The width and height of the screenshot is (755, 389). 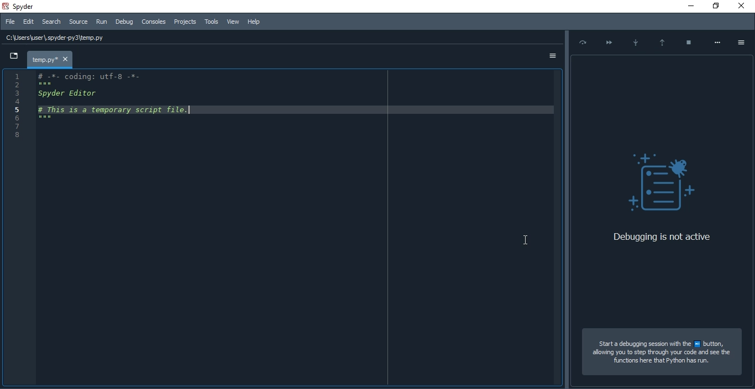 What do you see at coordinates (14, 56) in the screenshot?
I see `dropdown` at bounding box center [14, 56].